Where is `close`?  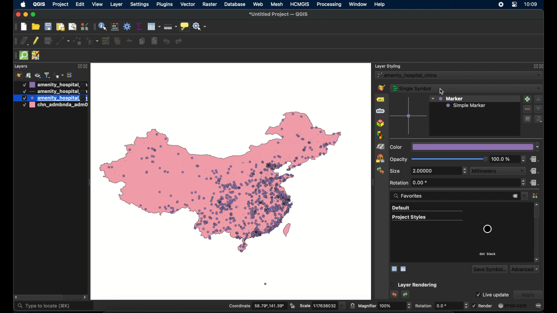 close is located at coordinates (86, 66).